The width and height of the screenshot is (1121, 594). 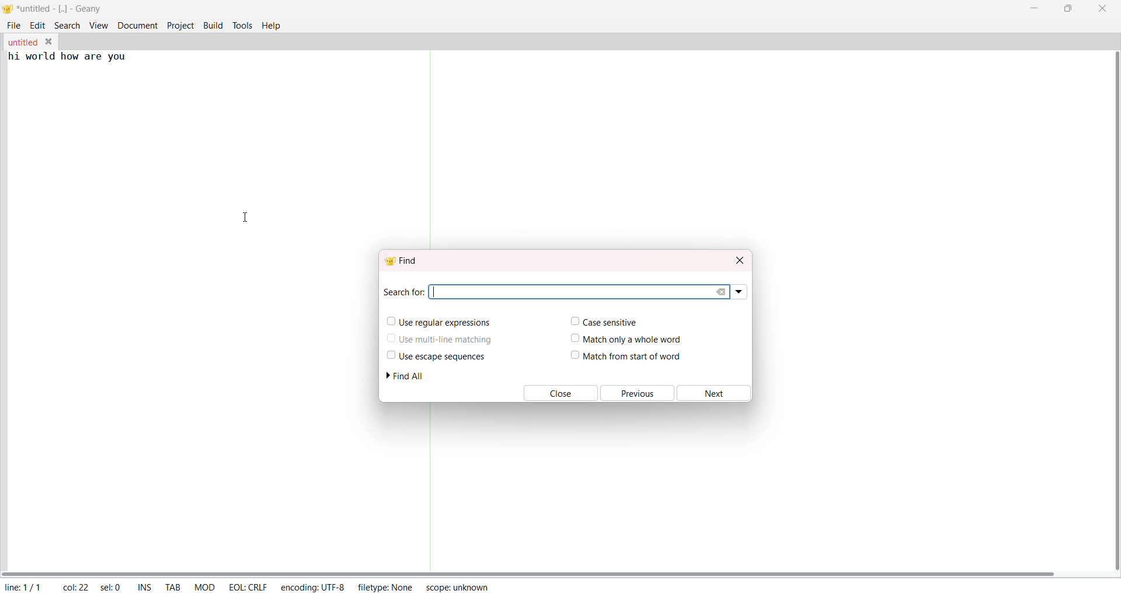 I want to click on vertical scroll bar, so click(x=1112, y=313).